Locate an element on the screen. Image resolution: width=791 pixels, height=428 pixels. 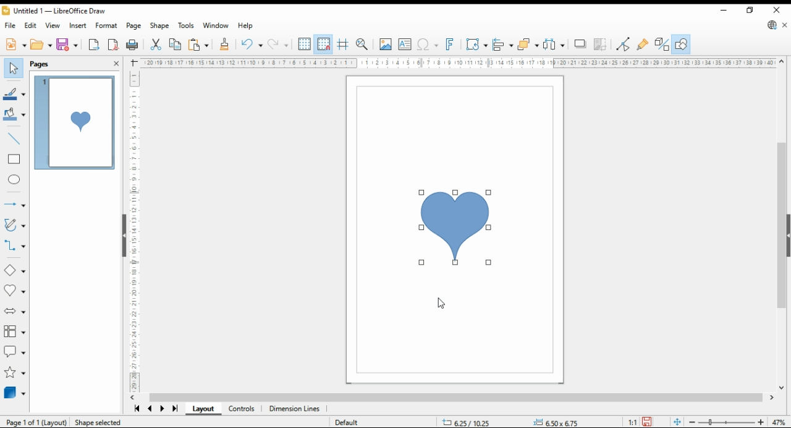
close window is located at coordinates (776, 10).